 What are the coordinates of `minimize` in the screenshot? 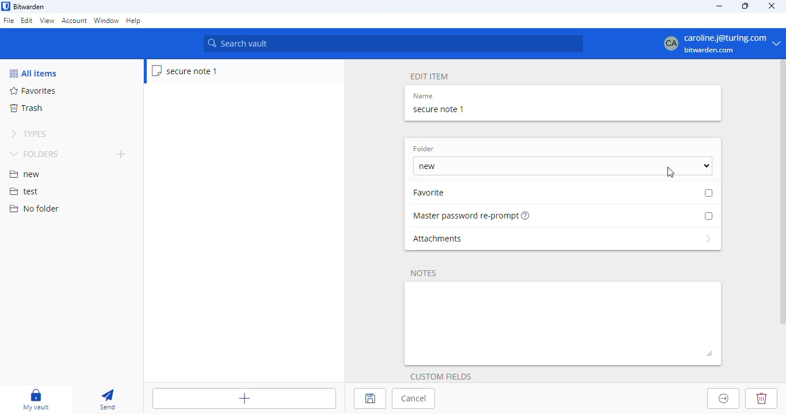 It's located at (719, 6).